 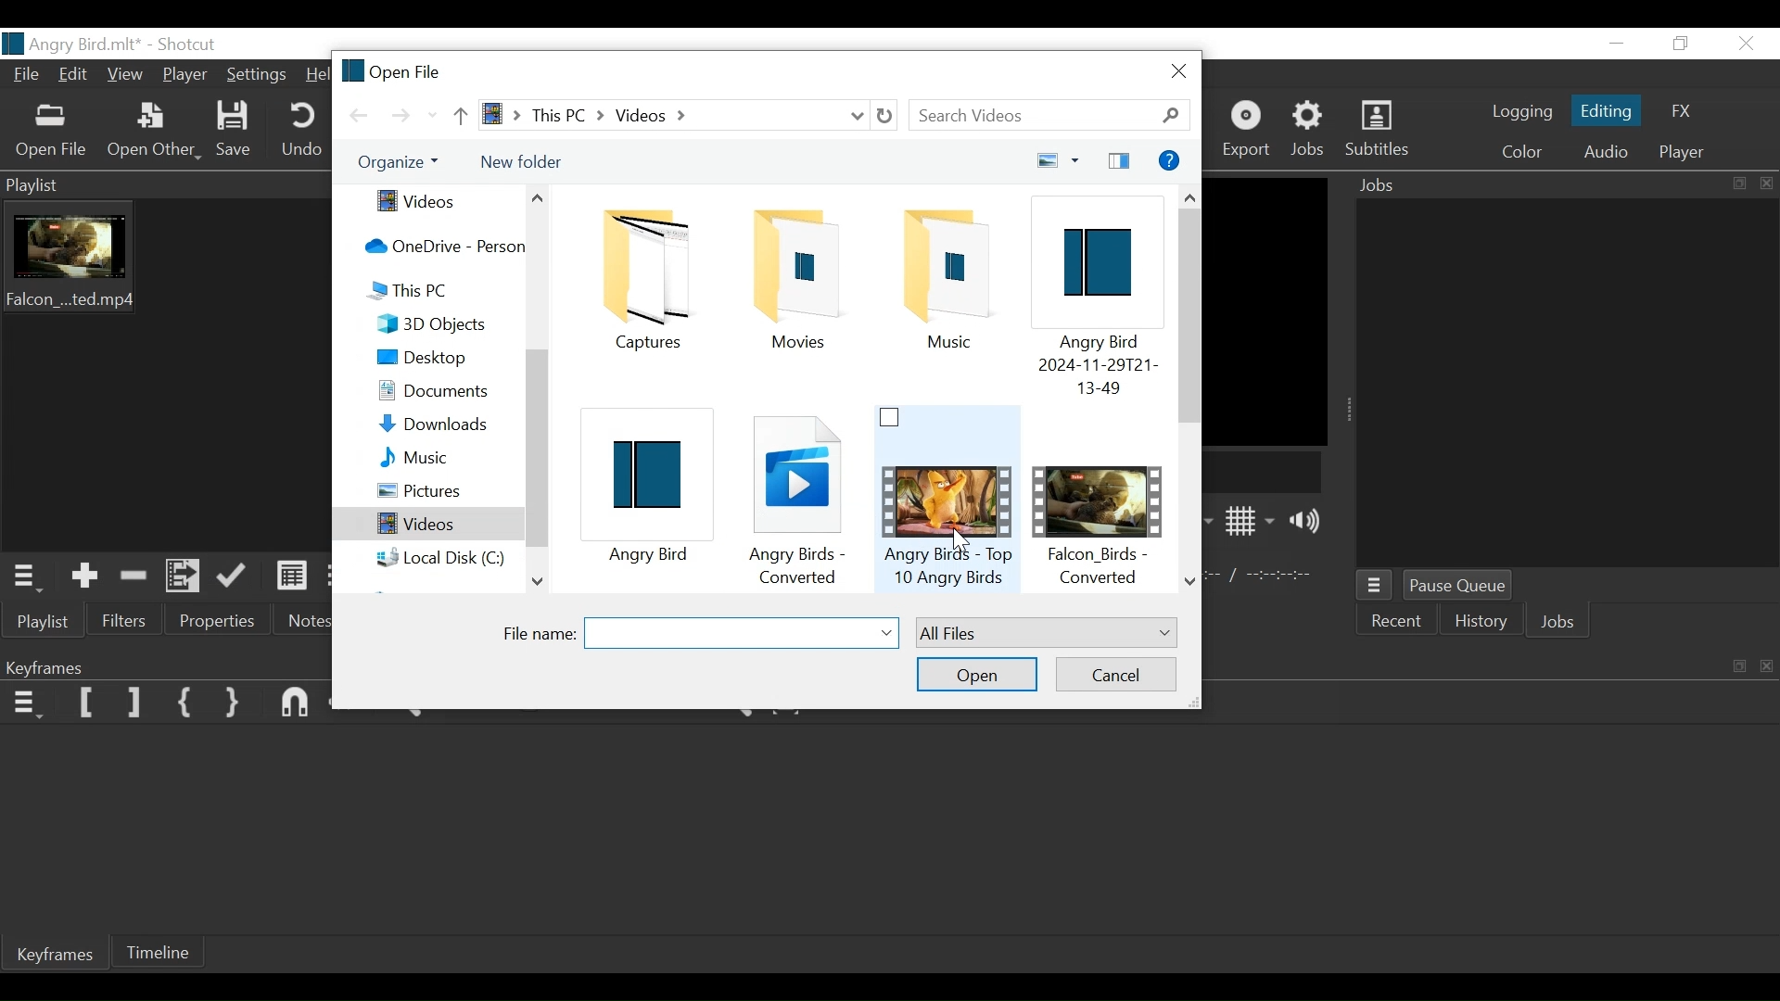 I want to click on Project Folder, so click(x=798, y=276).